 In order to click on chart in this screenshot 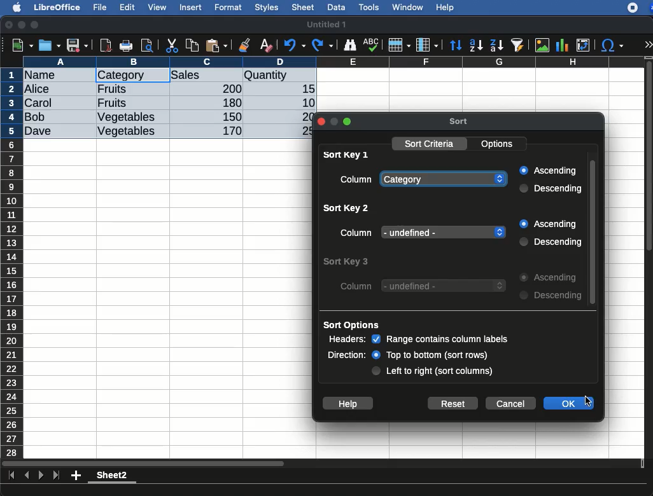, I will do `click(563, 45)`.